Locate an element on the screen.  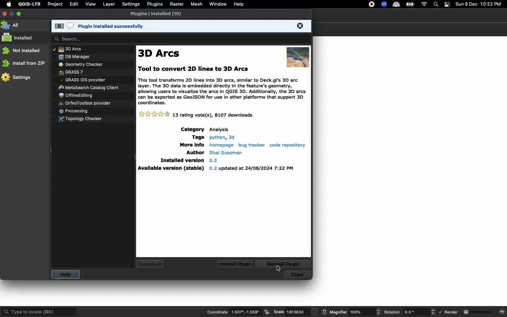
Internet is located at coordinates (424, 4).